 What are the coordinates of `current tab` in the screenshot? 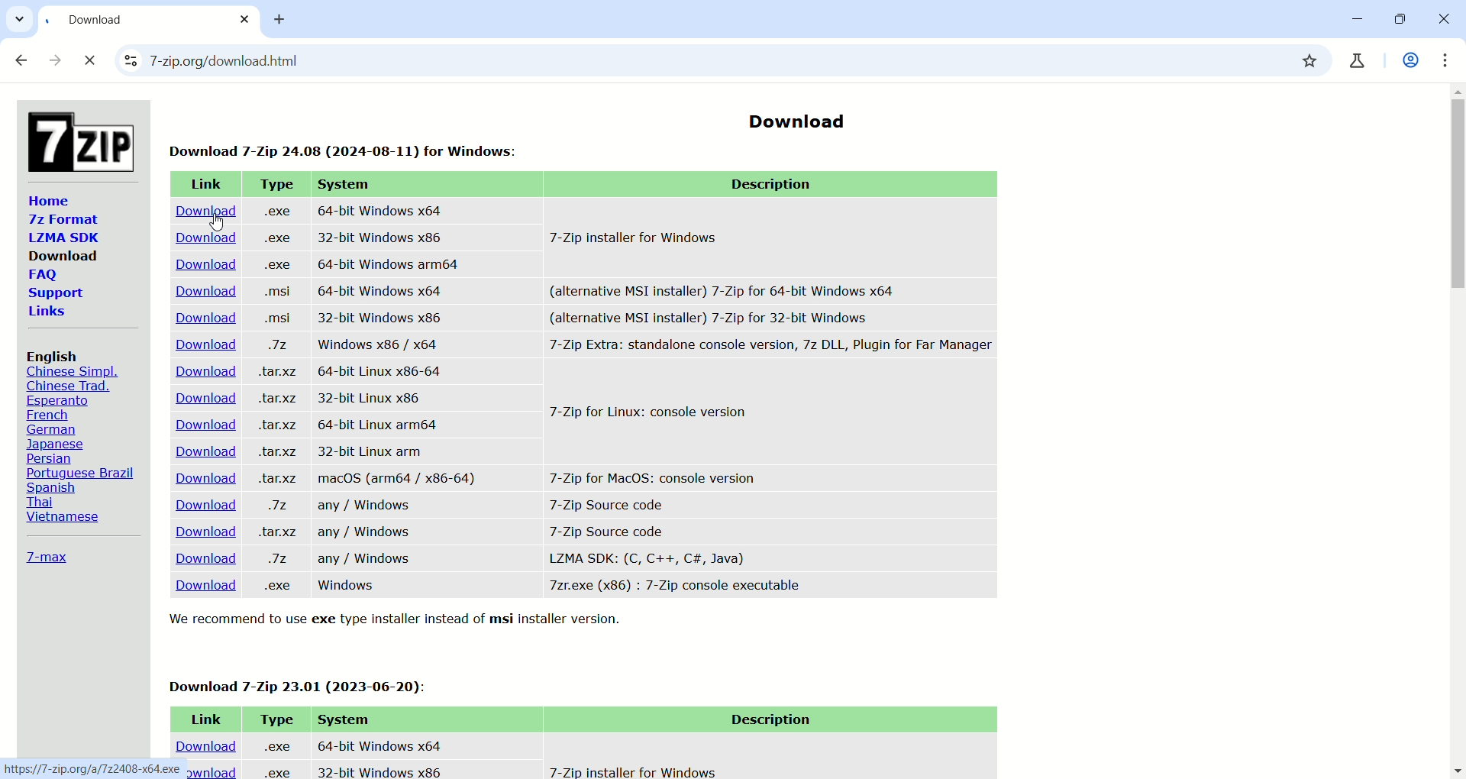 It's located at (130, 24).